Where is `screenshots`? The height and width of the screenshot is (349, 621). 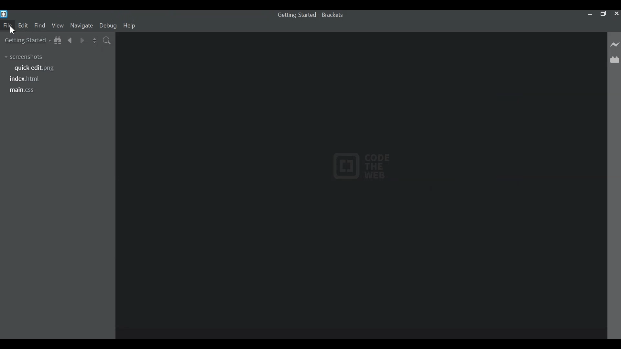 screenshots is located at coordinates (28, 57).